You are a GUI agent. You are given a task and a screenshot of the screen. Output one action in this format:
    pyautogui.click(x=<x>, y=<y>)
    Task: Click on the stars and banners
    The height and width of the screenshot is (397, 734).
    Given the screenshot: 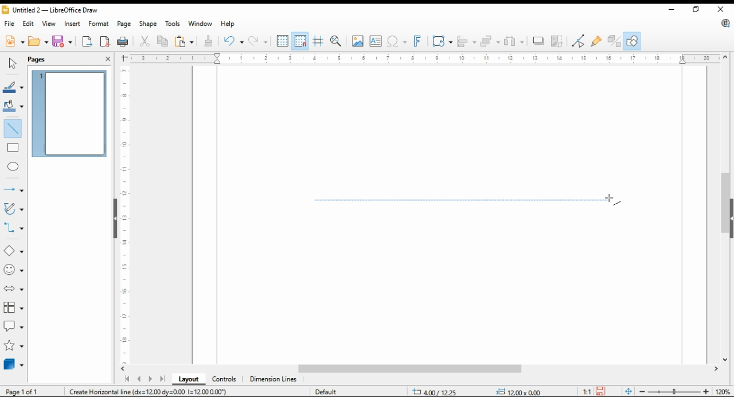 What is the action you would take?
    pyautogui.click(x=14, y=345)
    